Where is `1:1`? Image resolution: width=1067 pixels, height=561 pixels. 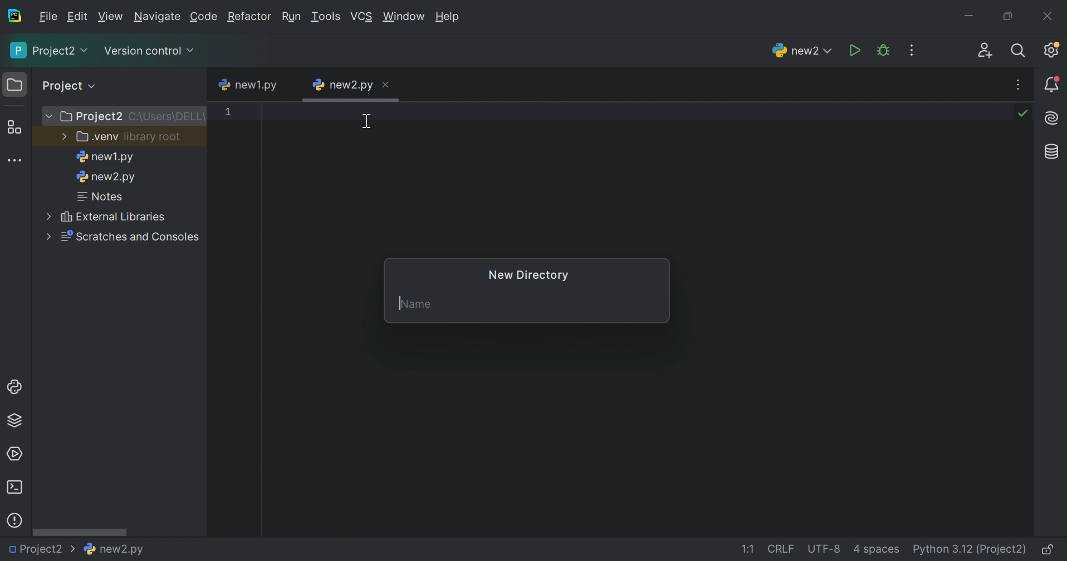
1:1 is located at coordinates (746, 549).